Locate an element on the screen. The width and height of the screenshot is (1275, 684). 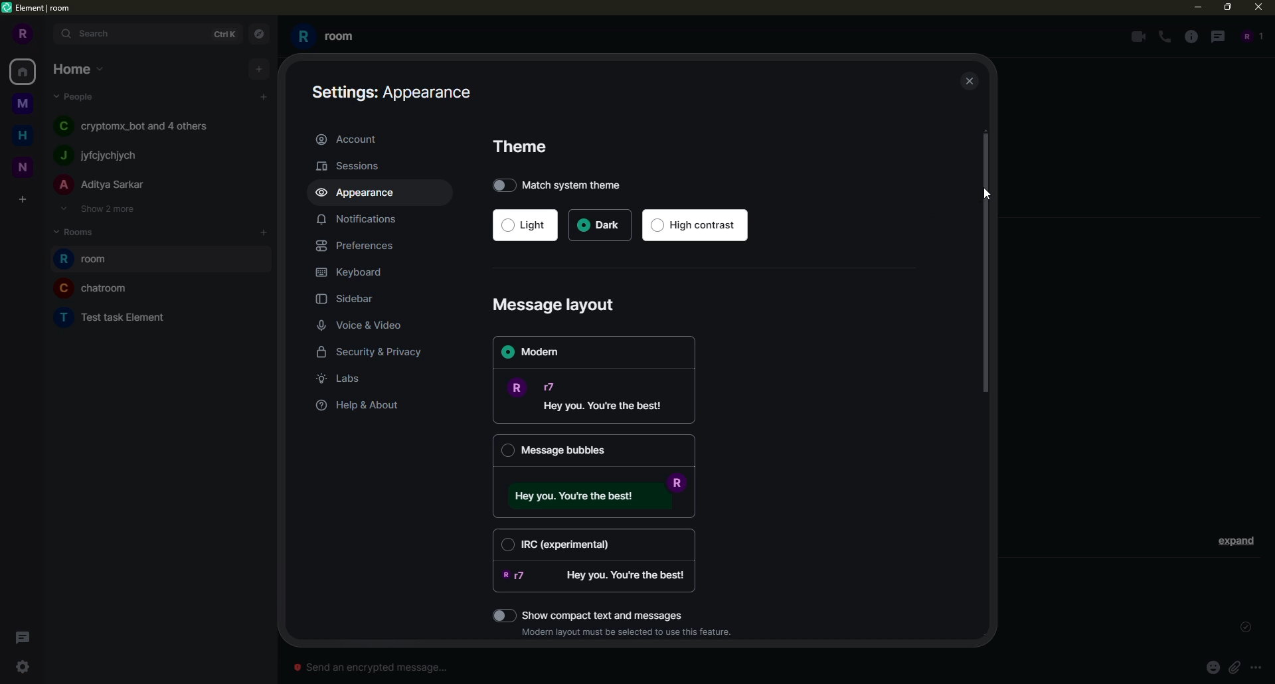
threads is located at coordinates (1216, 36).